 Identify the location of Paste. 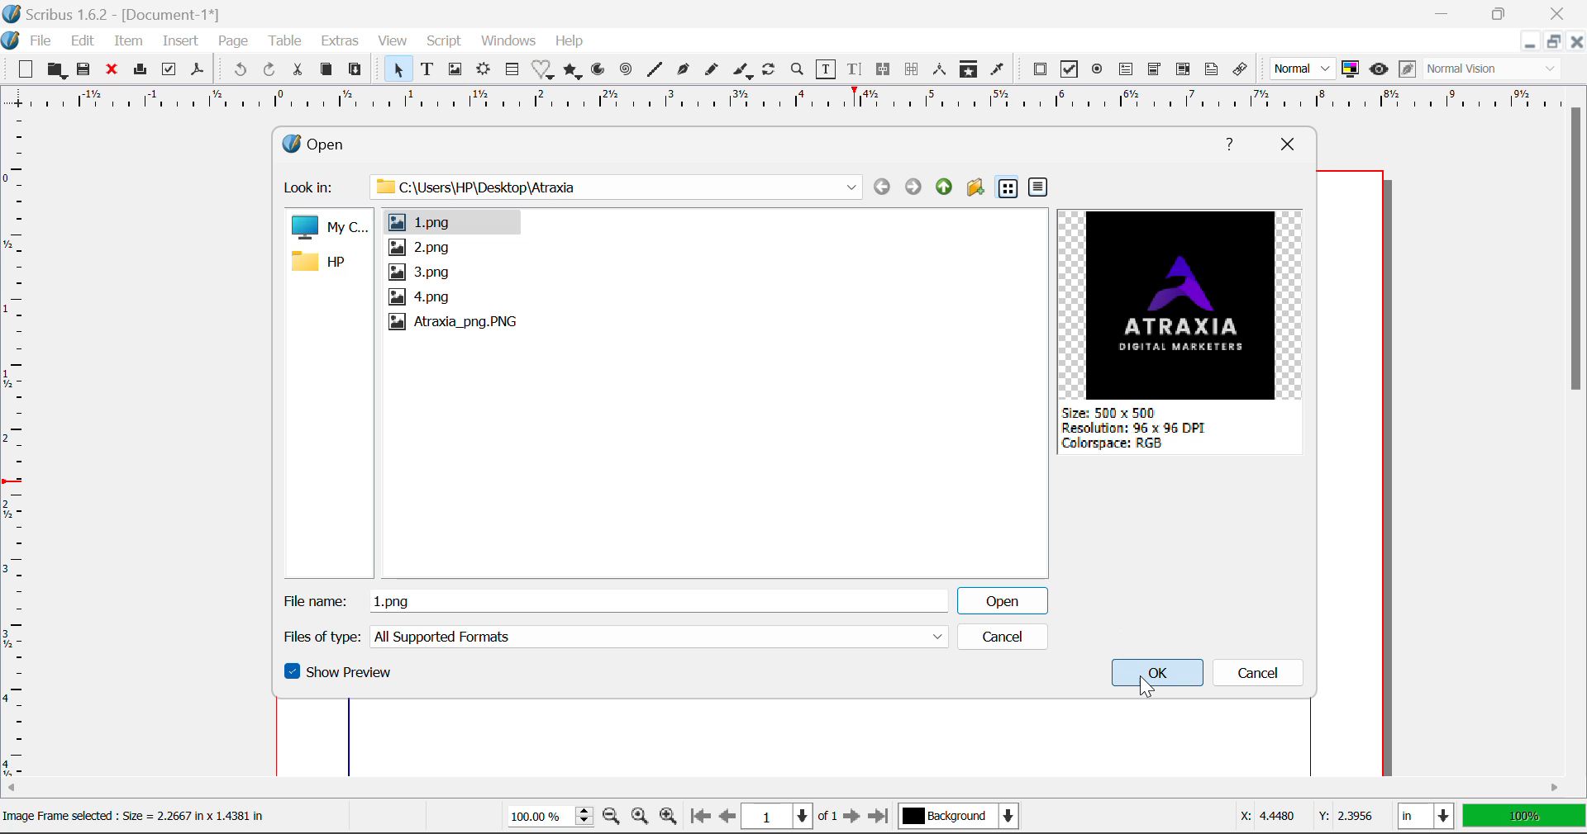
(359, 69).